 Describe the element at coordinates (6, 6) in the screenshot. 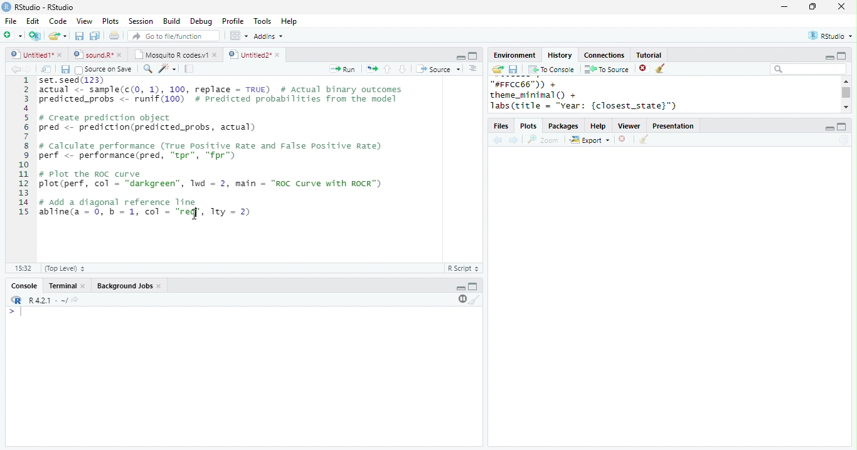

I see `logo` at that location.